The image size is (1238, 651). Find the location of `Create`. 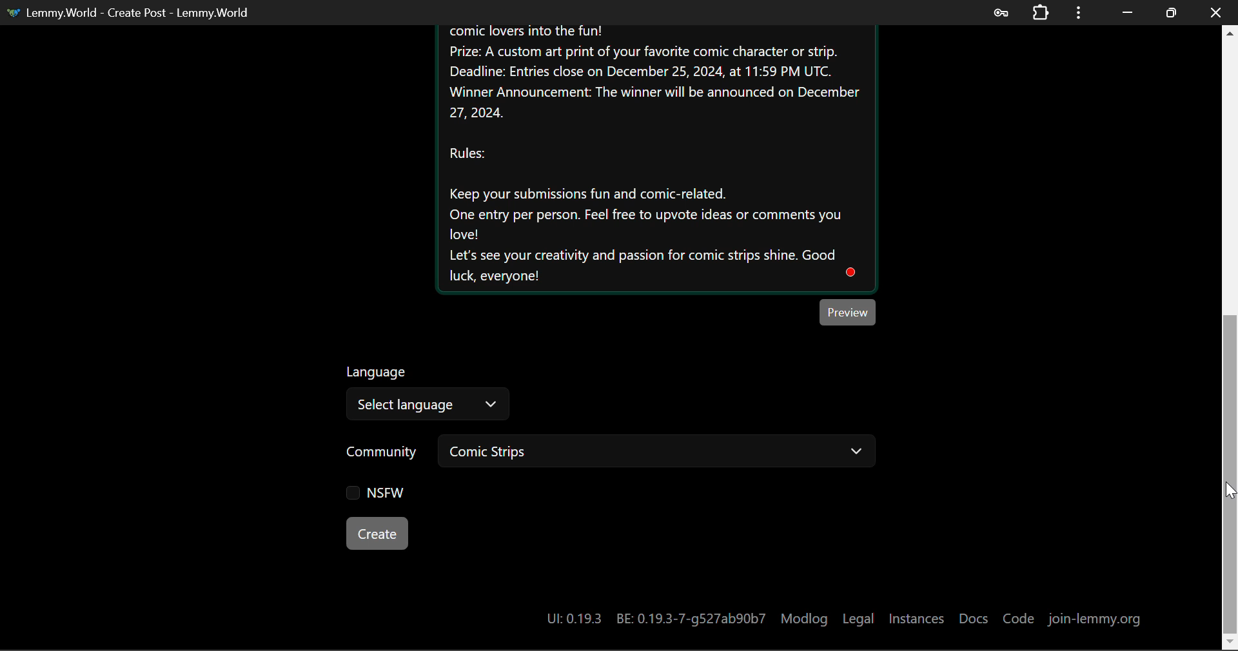

Create is located at coordinates (377, 532).